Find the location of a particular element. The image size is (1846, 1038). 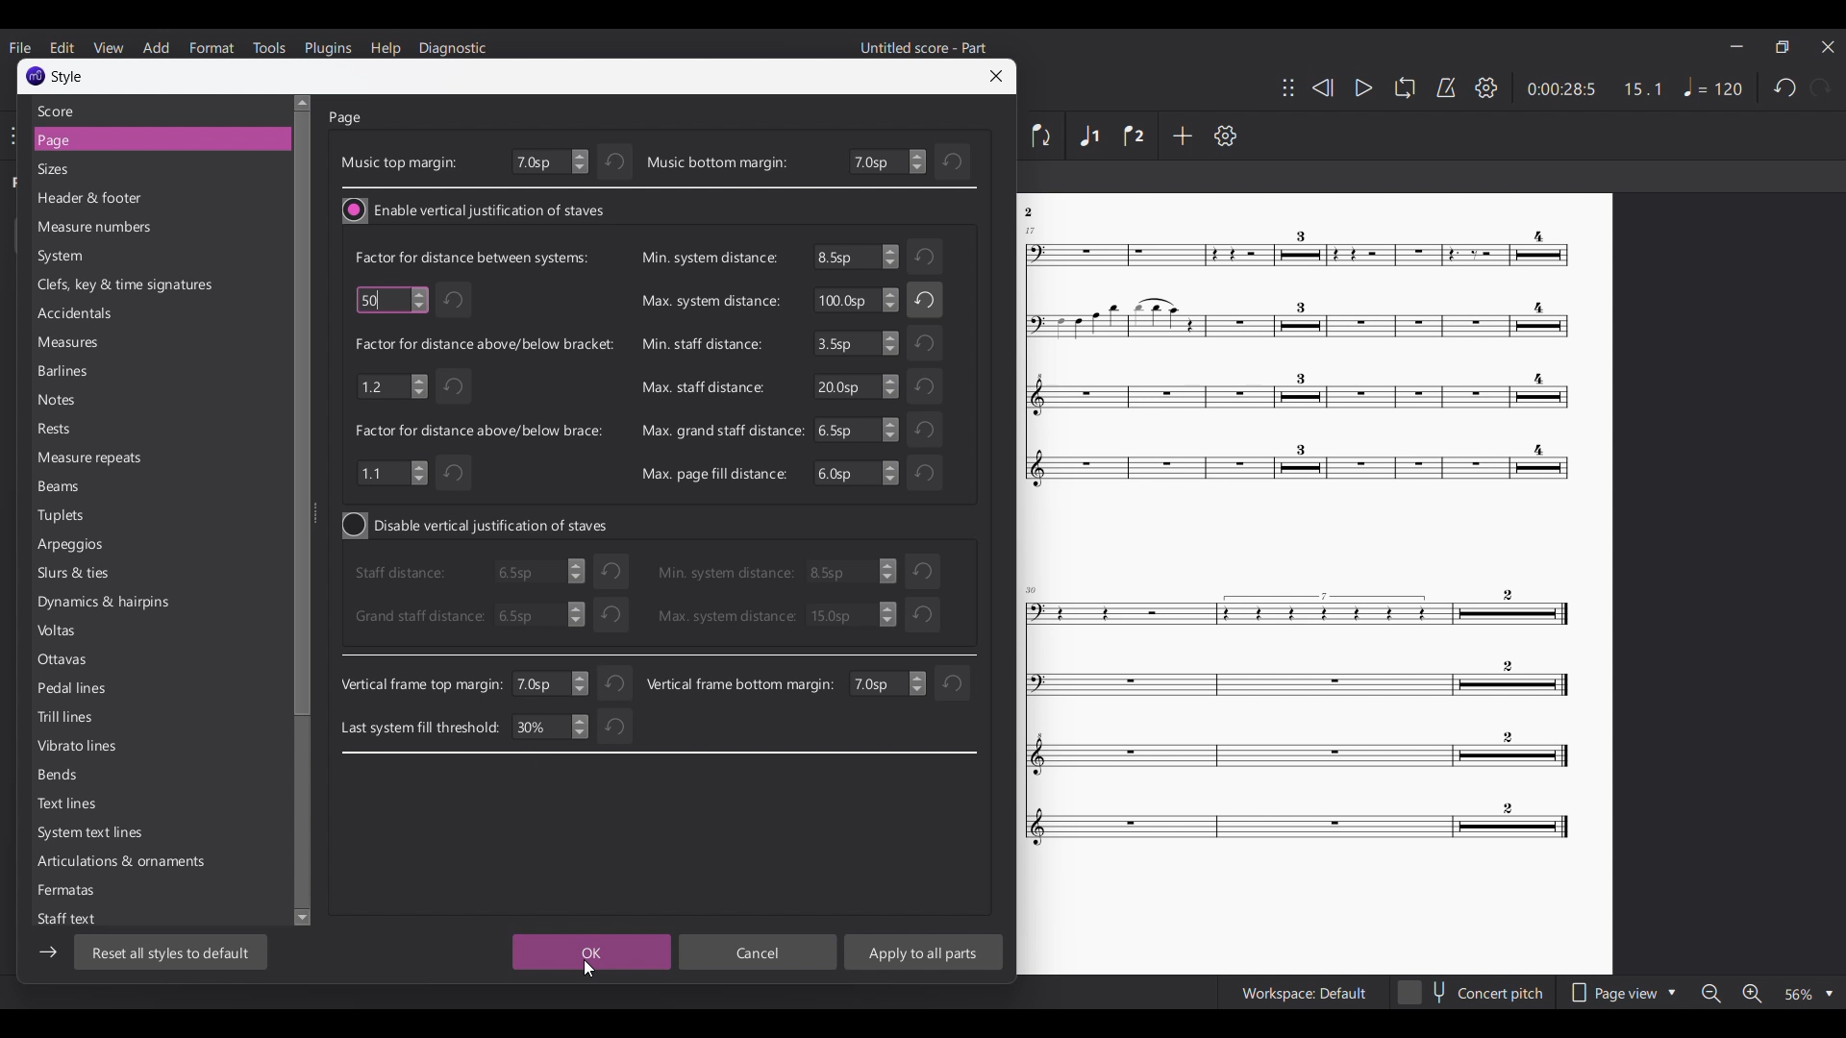

Max. system distance is located at coordinates (709, 303).